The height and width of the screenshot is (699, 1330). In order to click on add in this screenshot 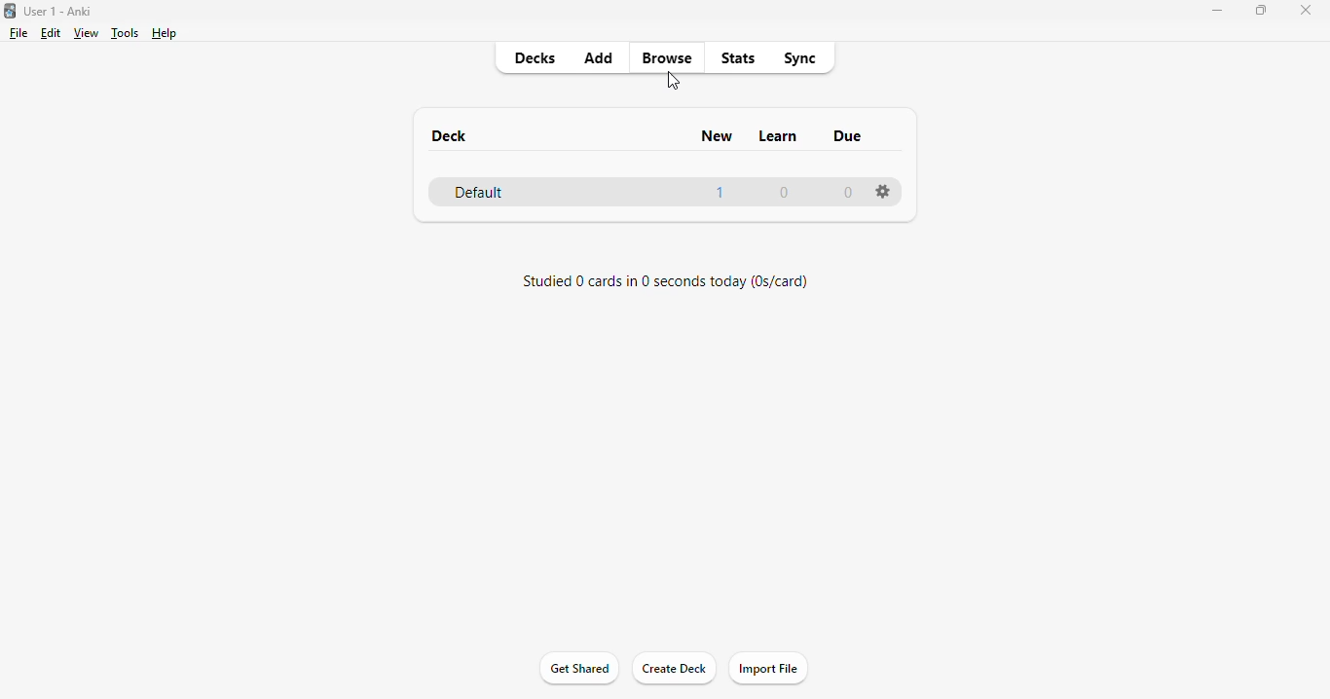, I will do `click(599, 56)`.